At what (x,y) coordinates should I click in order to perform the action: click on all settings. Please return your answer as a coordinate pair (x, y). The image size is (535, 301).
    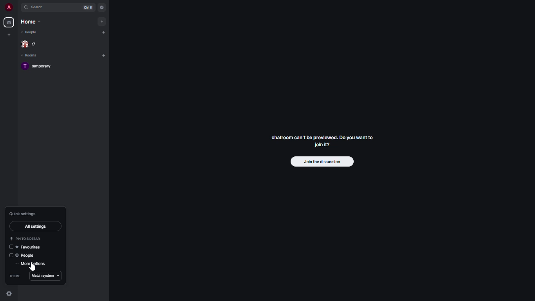
    Looking at the image, I should click on (37, 225).